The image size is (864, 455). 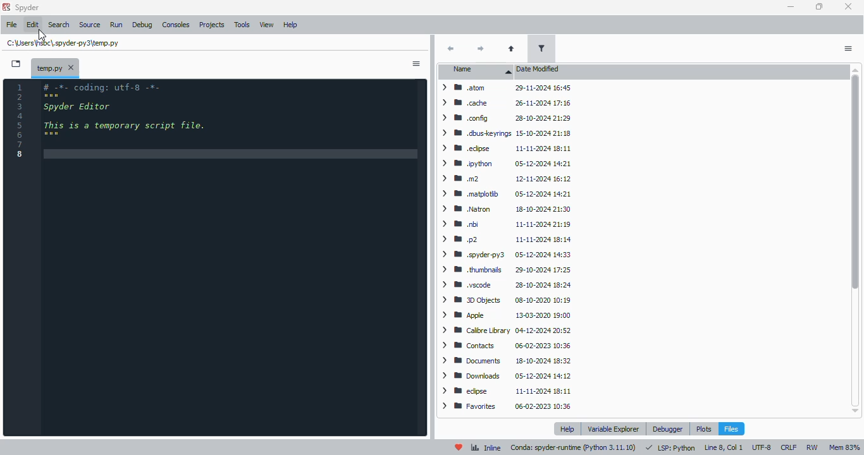 I want to click on temporary file, so click(x=64, y=42).